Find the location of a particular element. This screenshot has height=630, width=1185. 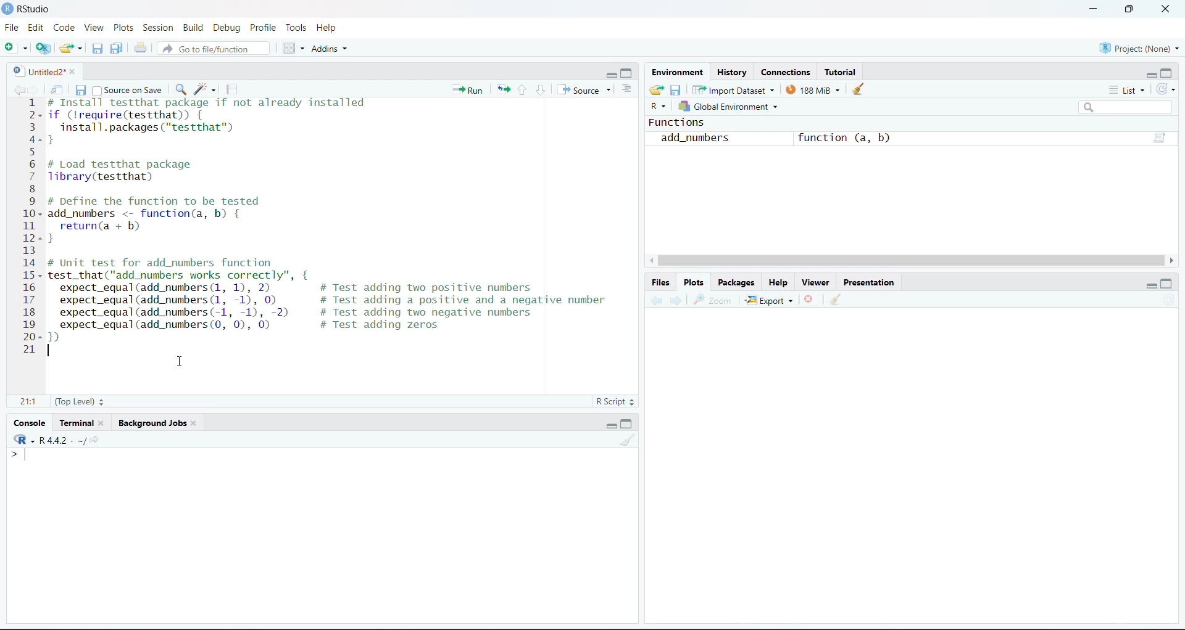

minimize is located at coordinates (1150, 75).